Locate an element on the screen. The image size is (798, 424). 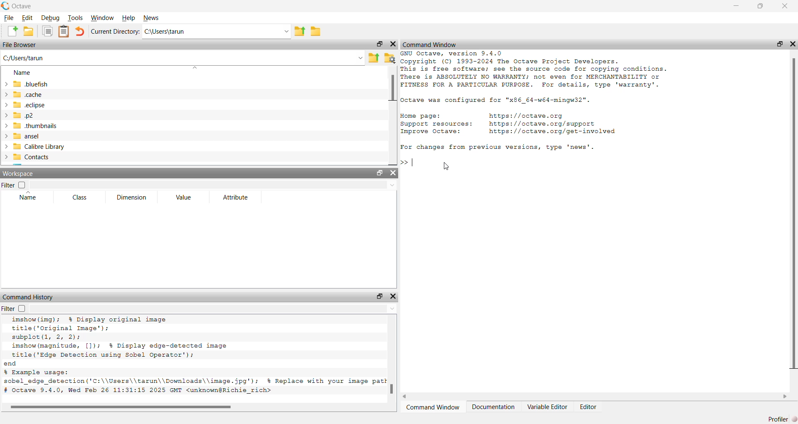
Command Window is located at coordinates (430, 44).